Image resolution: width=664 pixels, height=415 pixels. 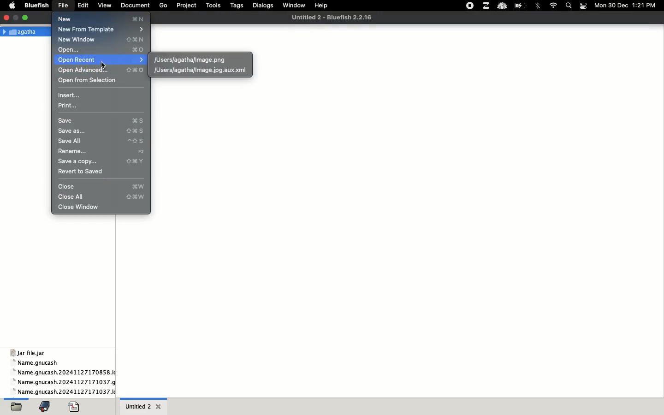 What do you see at coordinates (102, 59) in the screenshot?
I see `open recent` at bounding box center [102, 59].